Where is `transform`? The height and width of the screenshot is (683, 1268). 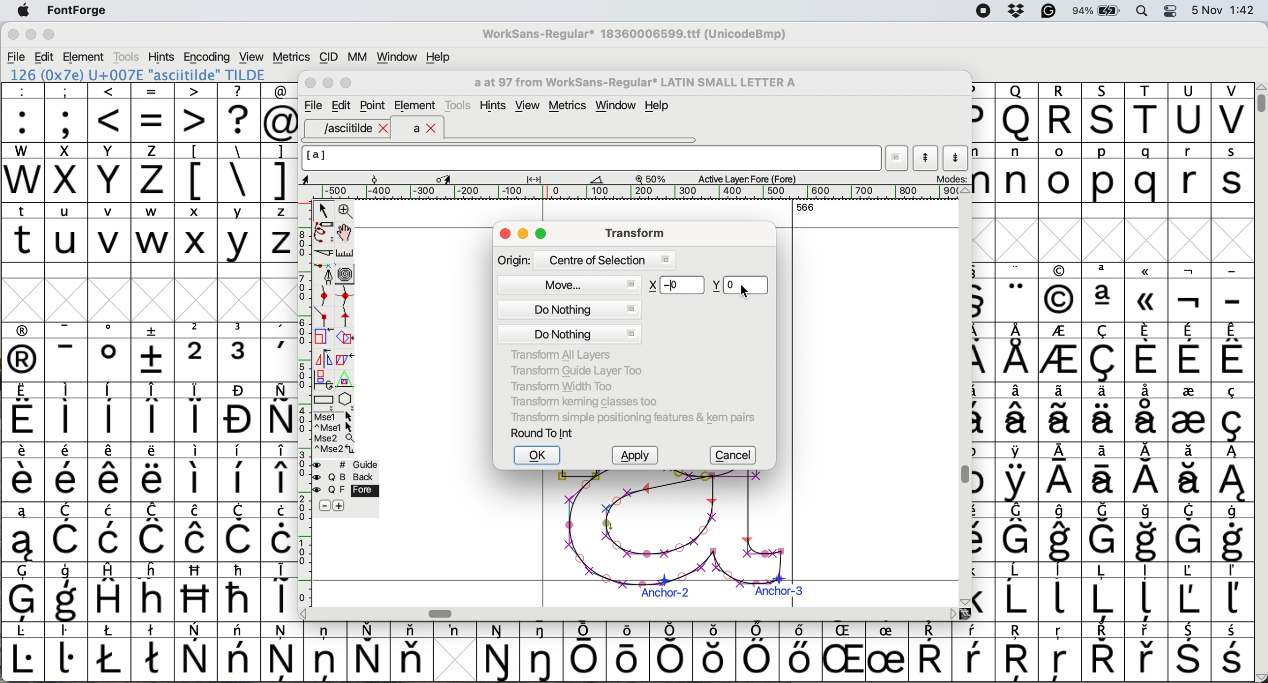 transform is located at coordinates (632, 232).